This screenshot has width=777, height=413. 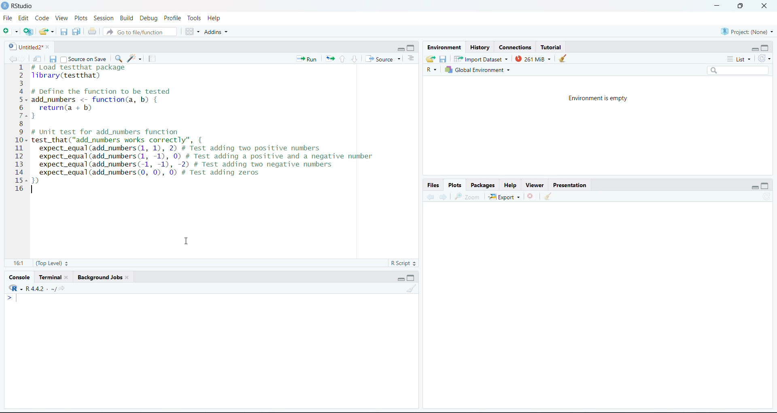 What do you see at coordinates (104, 277) in the screenshot?
I see `Background jobs` at bounding box center [104, 277].